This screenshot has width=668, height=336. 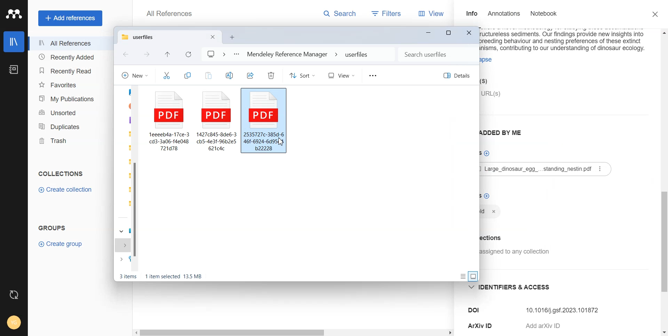 What do you see at coordinates (471, 14) in the screenshot?
I see `Info` at bounding box center [471, 14].